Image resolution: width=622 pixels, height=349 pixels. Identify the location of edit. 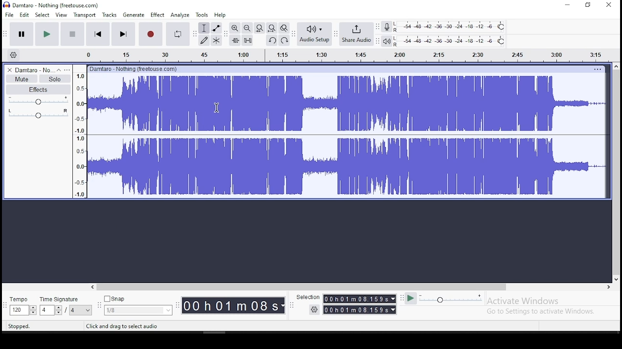
(25, 15).